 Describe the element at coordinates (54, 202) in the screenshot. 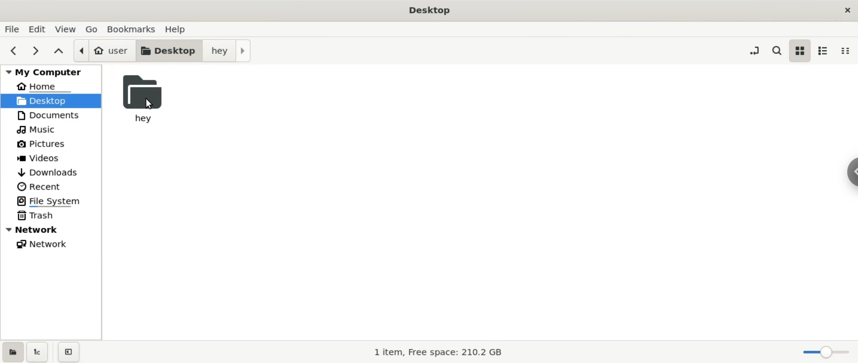

I see `file system` at that location.